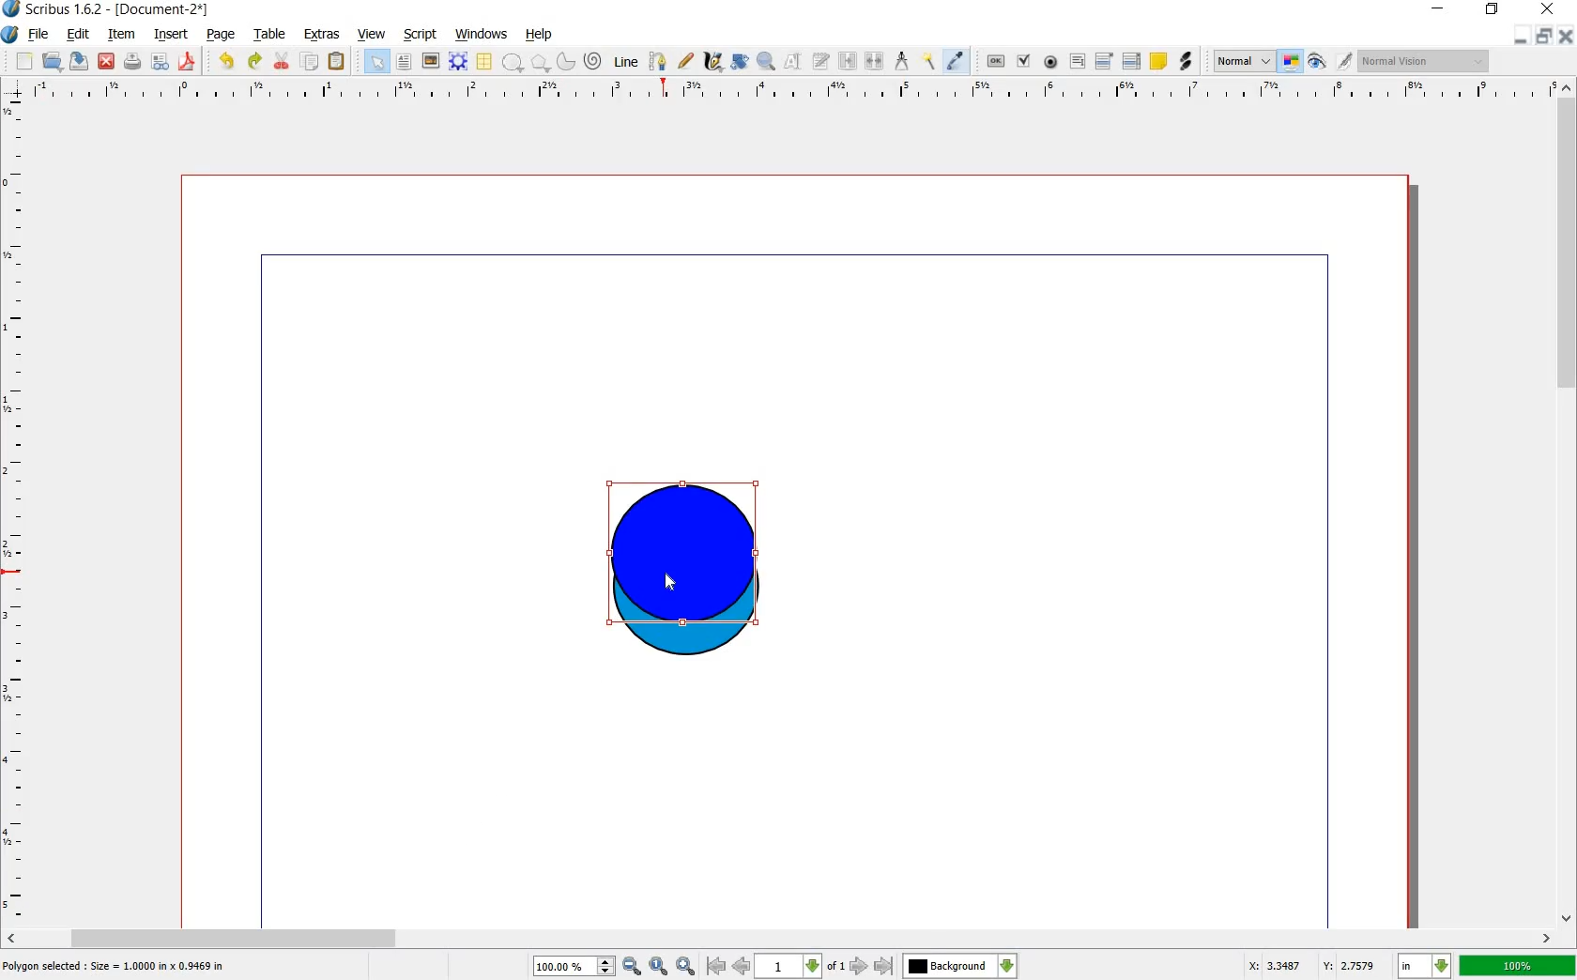 The width and height of the screenshot is (1577, 980). What do you see at coordinates (1566, 37) in the screenshot?
I see `close` at bounding box center [1566, 37].